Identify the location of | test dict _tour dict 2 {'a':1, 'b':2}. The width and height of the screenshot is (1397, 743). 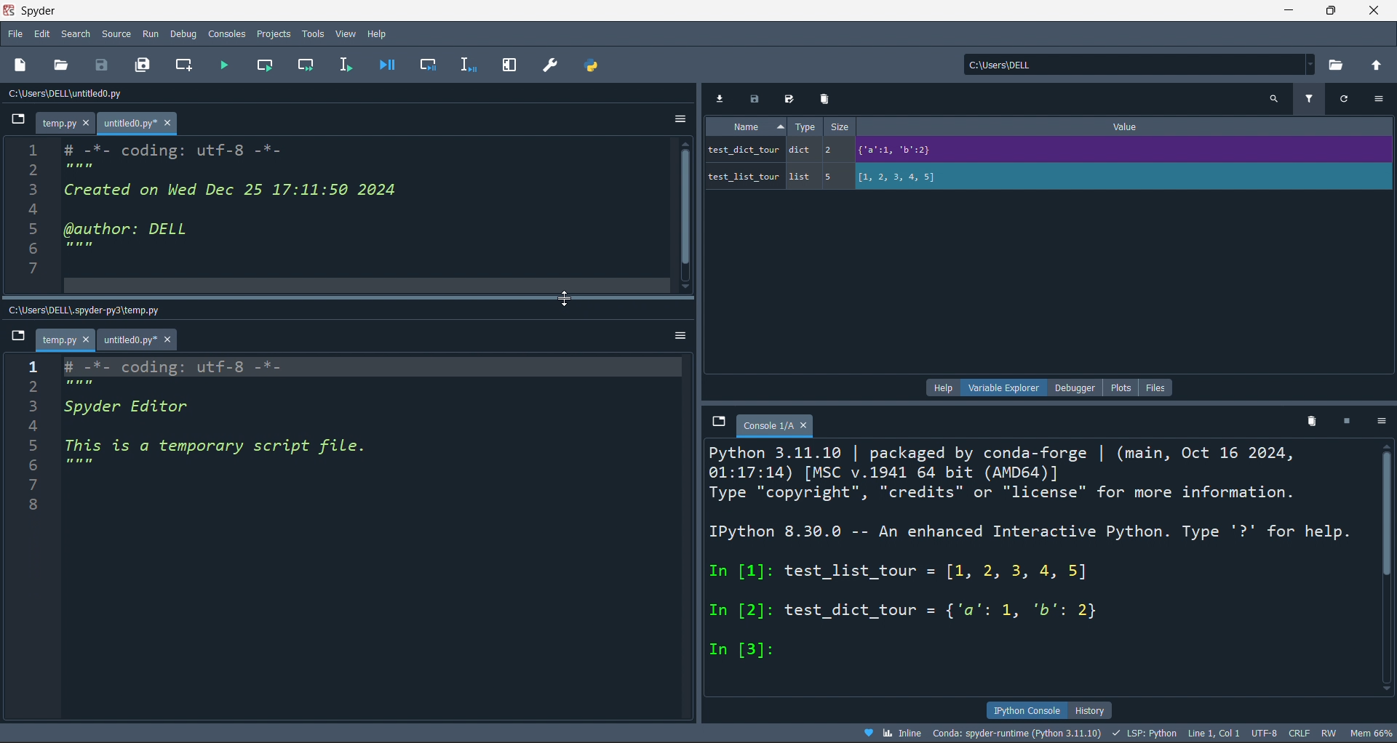
(1003, 148).